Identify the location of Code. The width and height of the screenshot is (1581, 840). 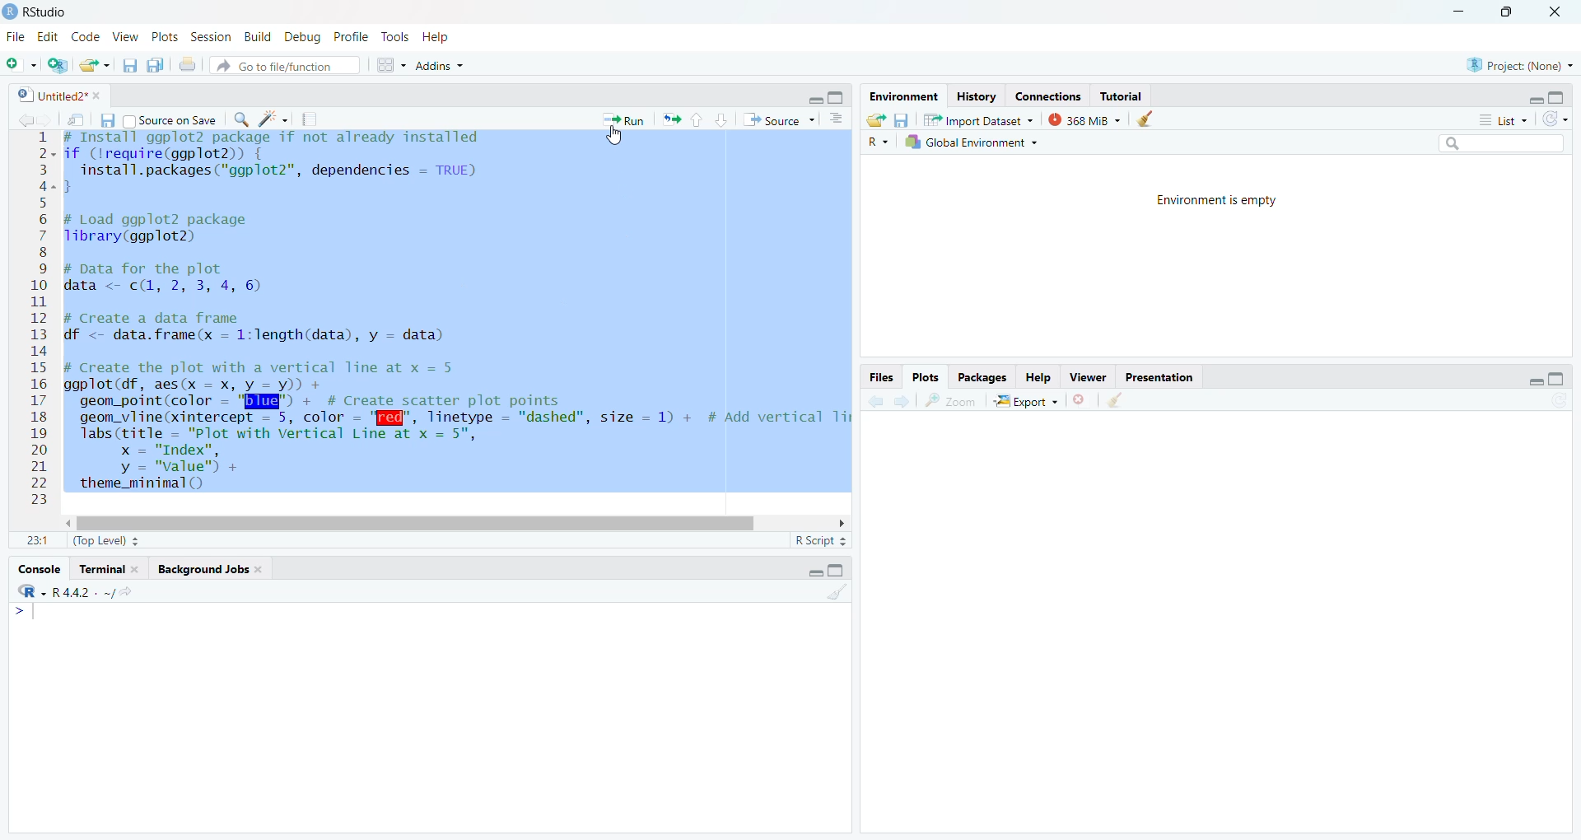
(87, 38).